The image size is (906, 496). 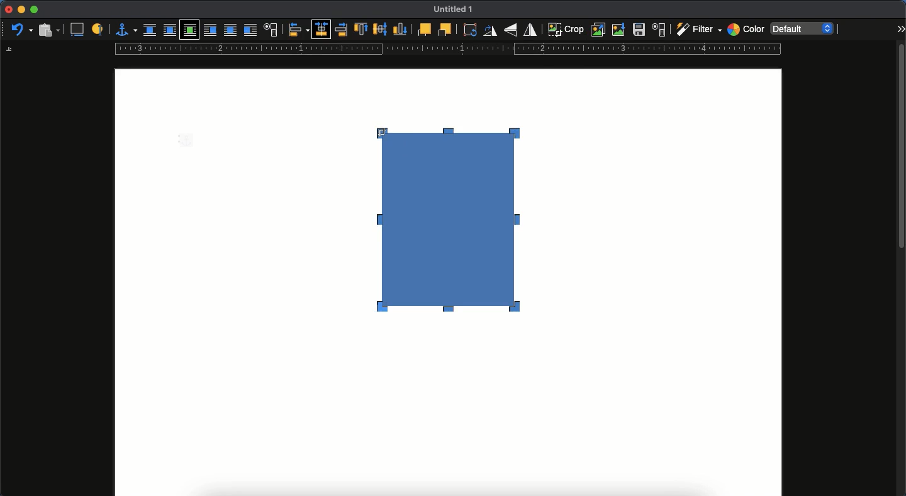 I want to click on rotate, so click(x=468, y=30).